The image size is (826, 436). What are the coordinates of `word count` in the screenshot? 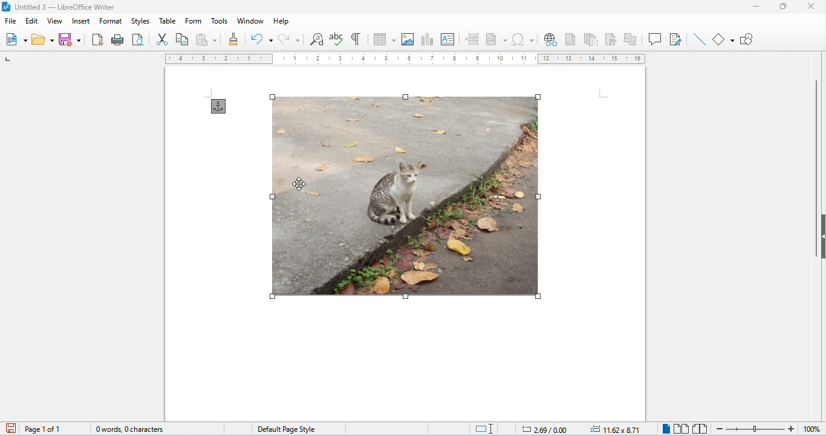 It's located at (125, 427).